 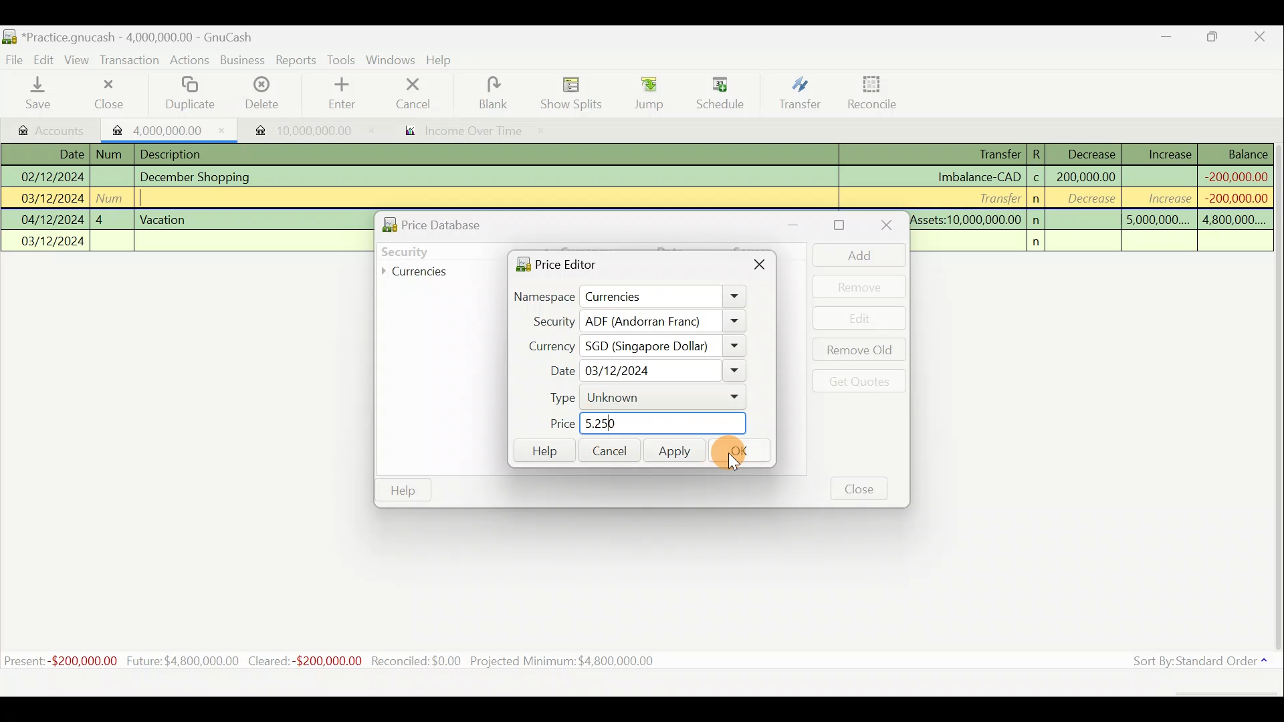 What do you see at coordinates (111, 218) in the screenshot?
I see `4` at bounding box center [111, 218].